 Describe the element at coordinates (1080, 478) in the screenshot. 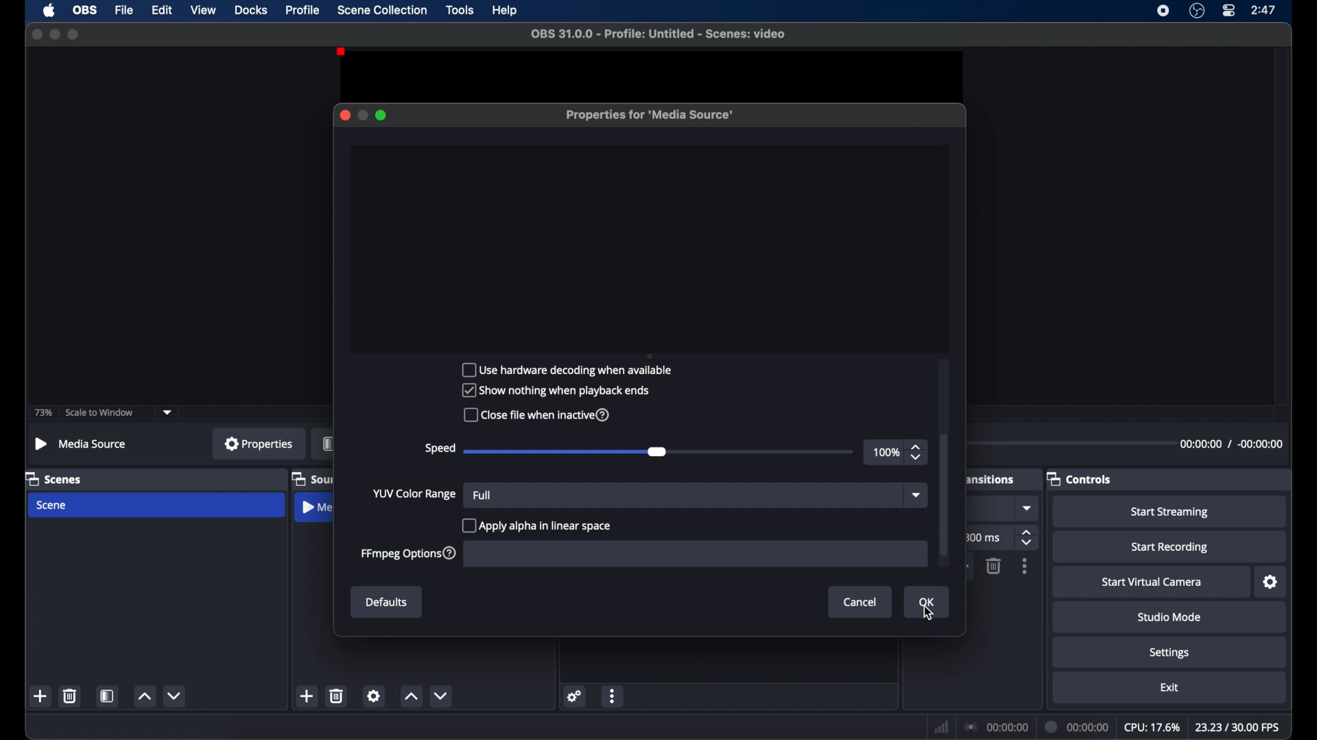

I see `controls` at that location.